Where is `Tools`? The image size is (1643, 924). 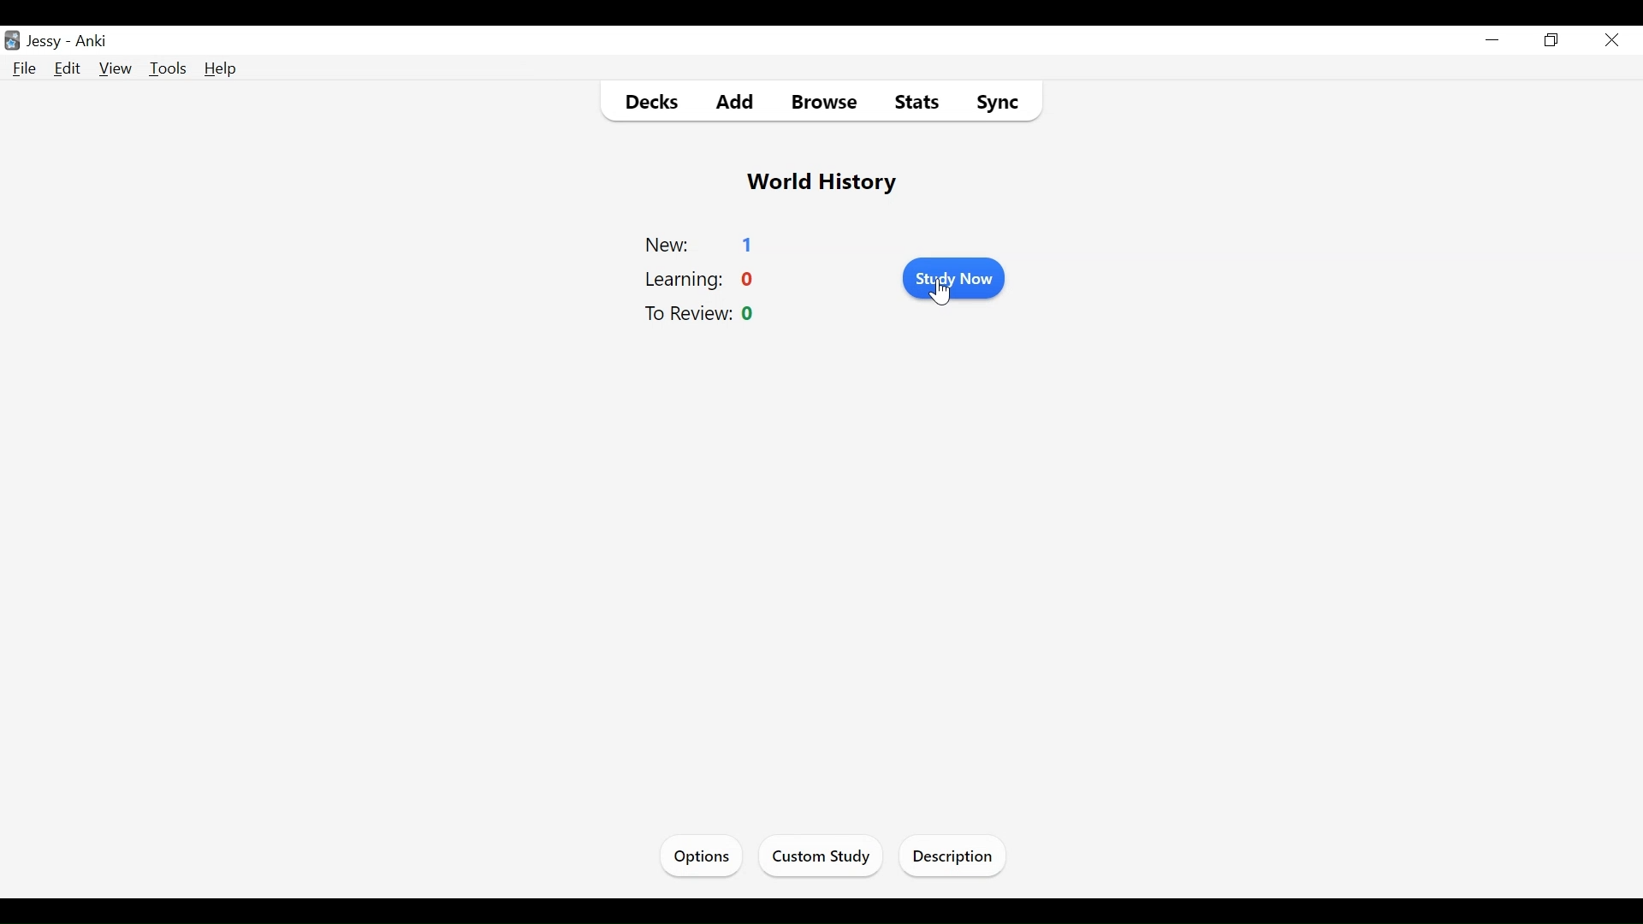
Tools is located at coordinates (168, 68).